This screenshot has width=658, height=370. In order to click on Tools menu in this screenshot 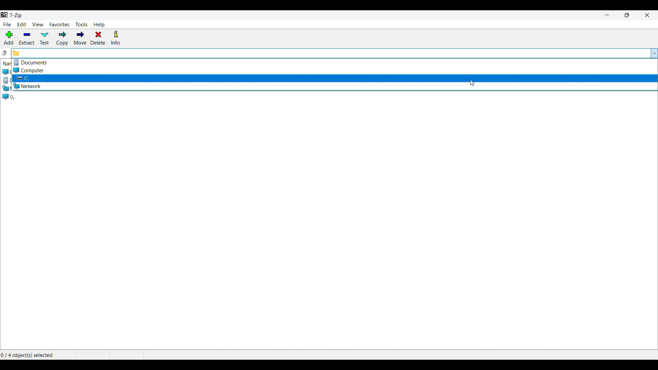, I will do `click(82, 25)`.